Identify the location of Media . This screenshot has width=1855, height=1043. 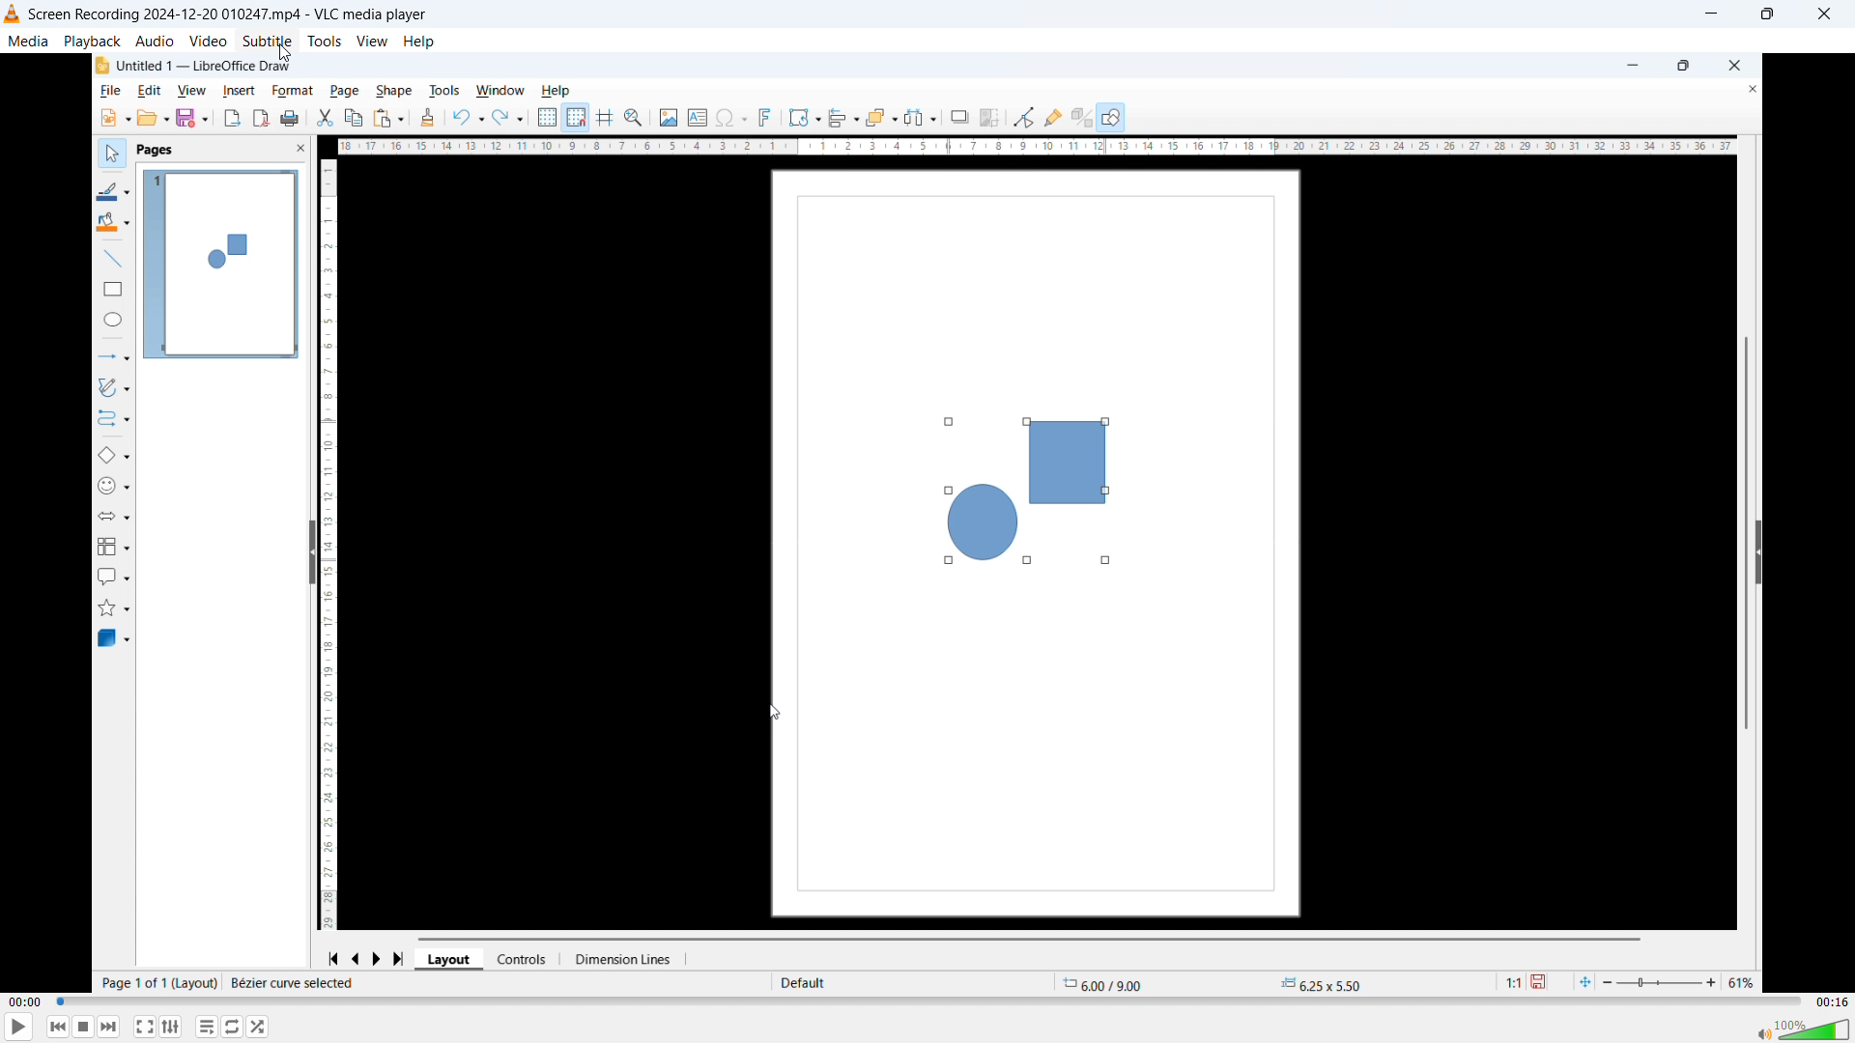
(28, 40).